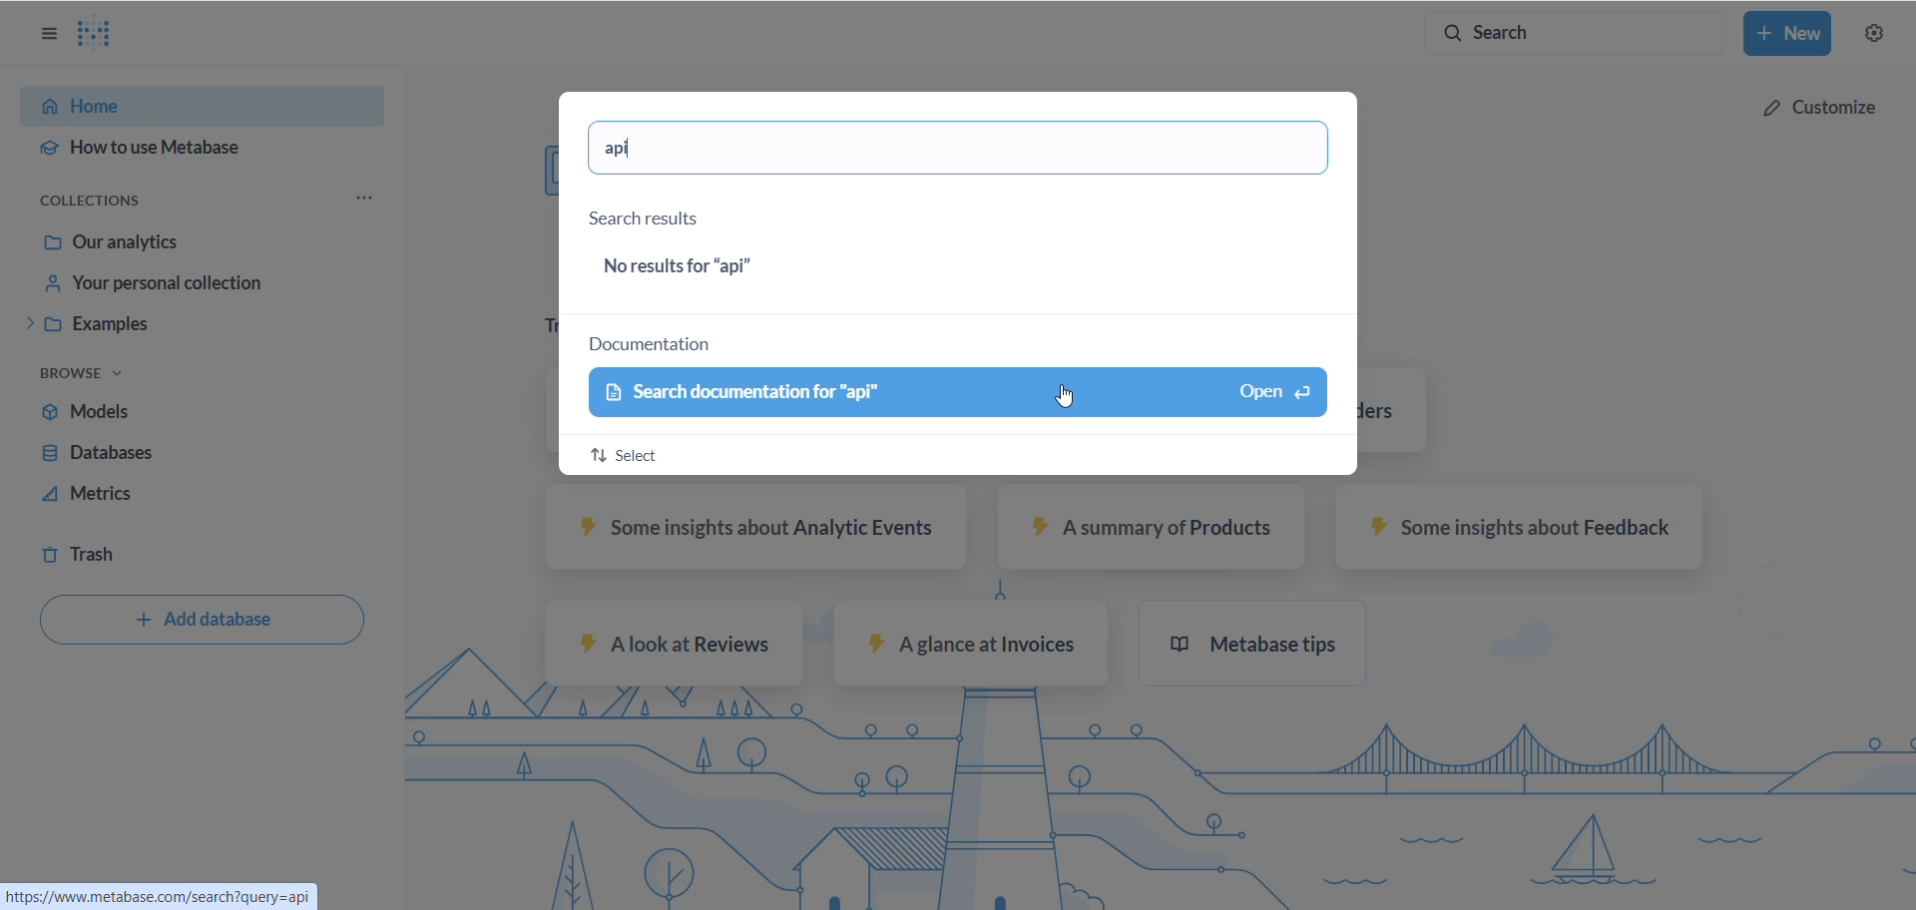 The width and height of the screenshot is (1916, 910). I want to click on databases, so click(122, 454).